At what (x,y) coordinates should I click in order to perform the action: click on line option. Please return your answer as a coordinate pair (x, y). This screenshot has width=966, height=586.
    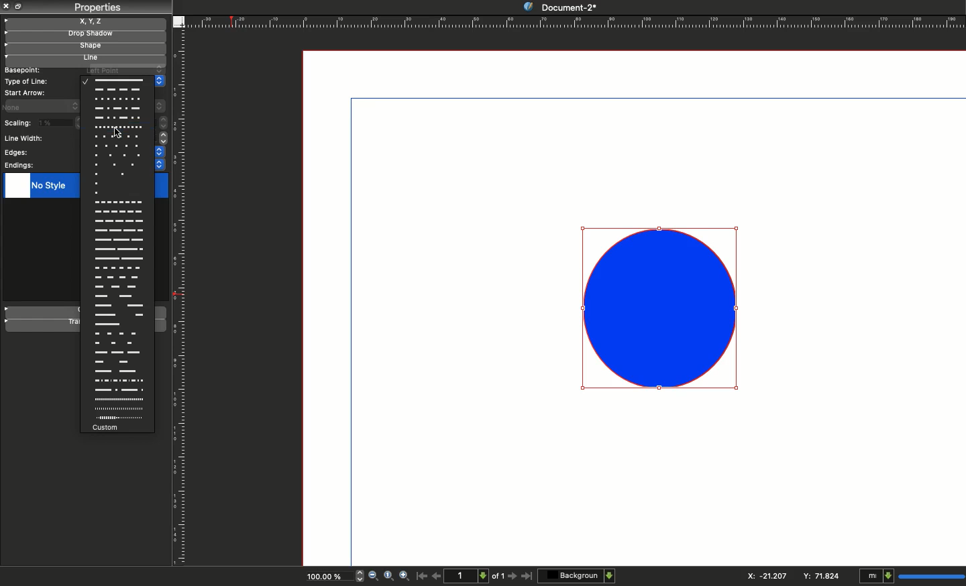
    Looking at the image, I should click on (118, 183).